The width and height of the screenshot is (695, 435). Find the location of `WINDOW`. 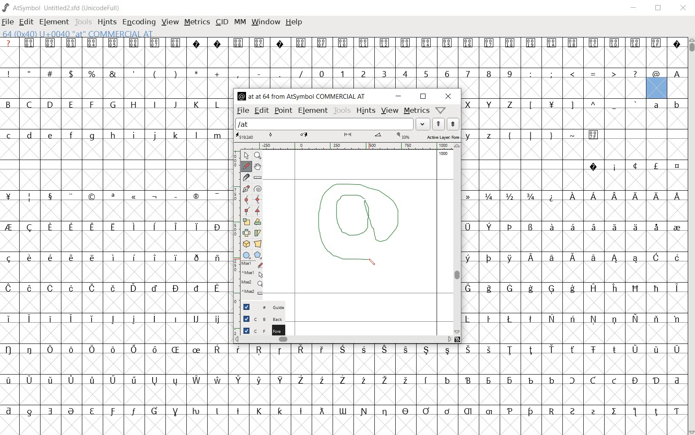

WINDOW is located at coordinates (267, 21).